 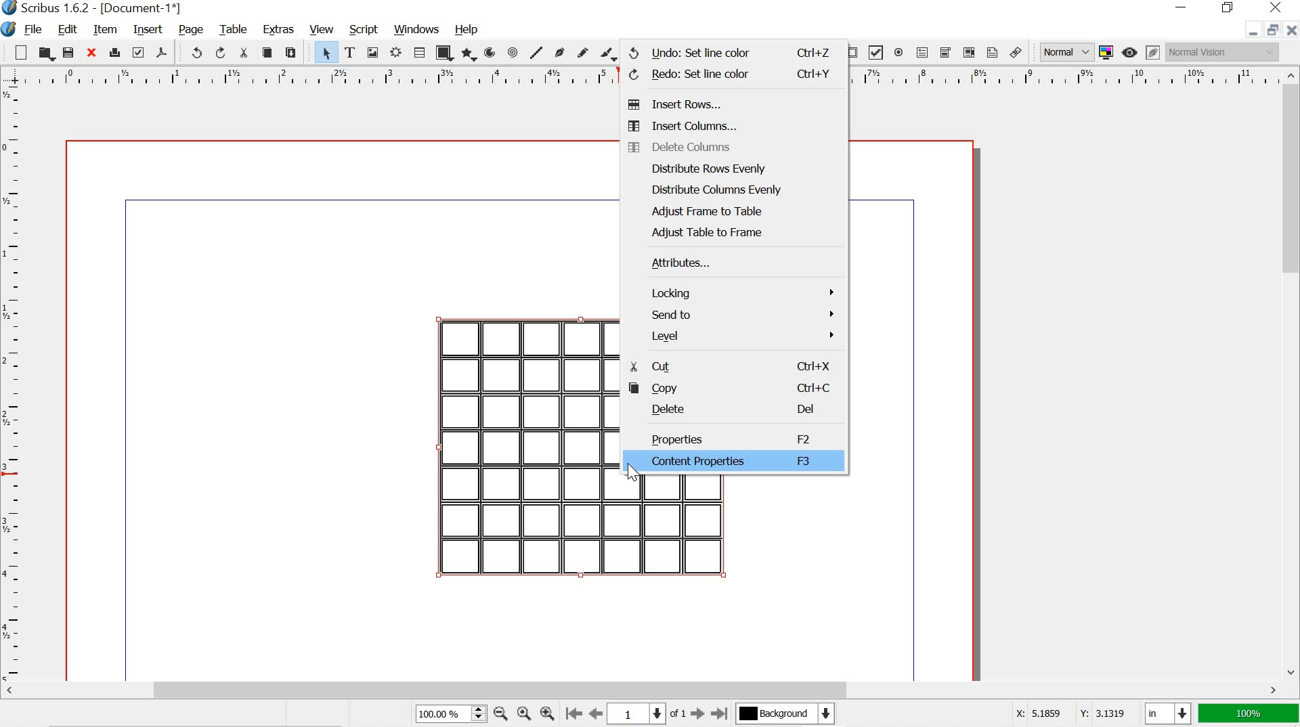 I want to click on spiral, so click(x=511, y=52).